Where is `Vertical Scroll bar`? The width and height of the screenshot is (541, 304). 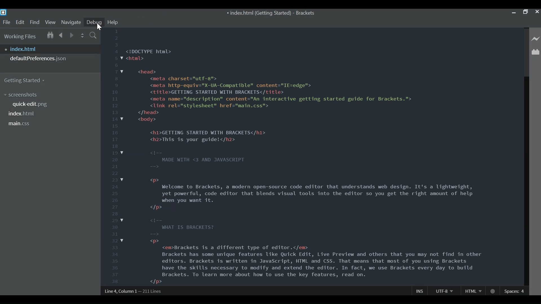 Vertical Scroll bar is located at coordinates (526, 181).